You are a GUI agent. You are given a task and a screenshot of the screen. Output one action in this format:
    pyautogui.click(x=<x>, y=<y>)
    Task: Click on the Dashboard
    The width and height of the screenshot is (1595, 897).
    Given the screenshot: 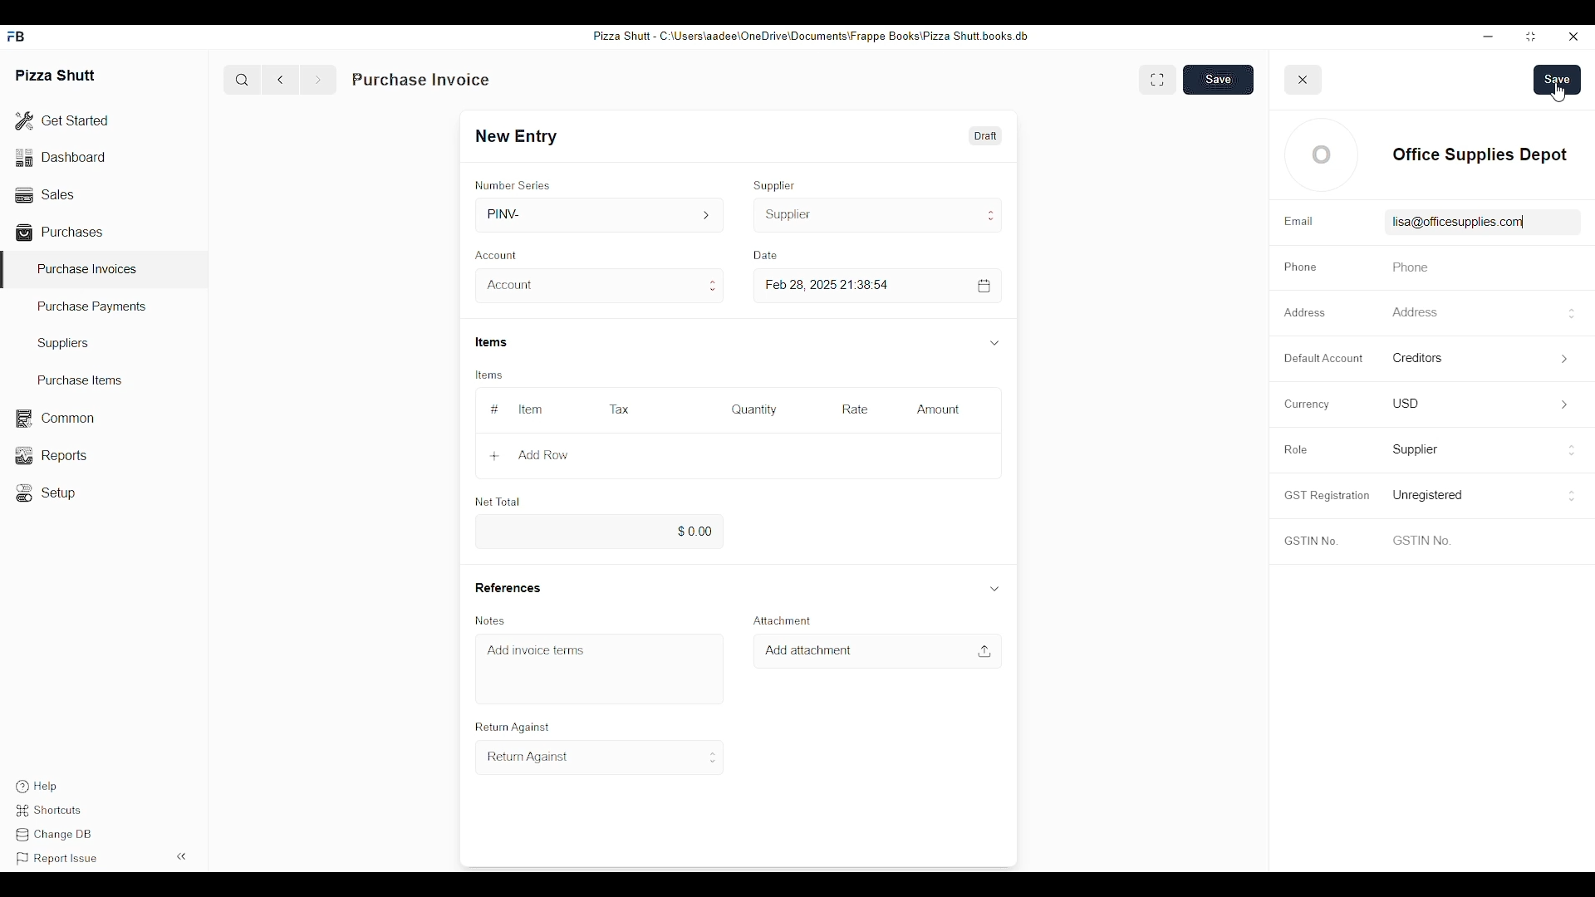 What is the action you would take?
    pyautogui.click(x=62, y=156)
    